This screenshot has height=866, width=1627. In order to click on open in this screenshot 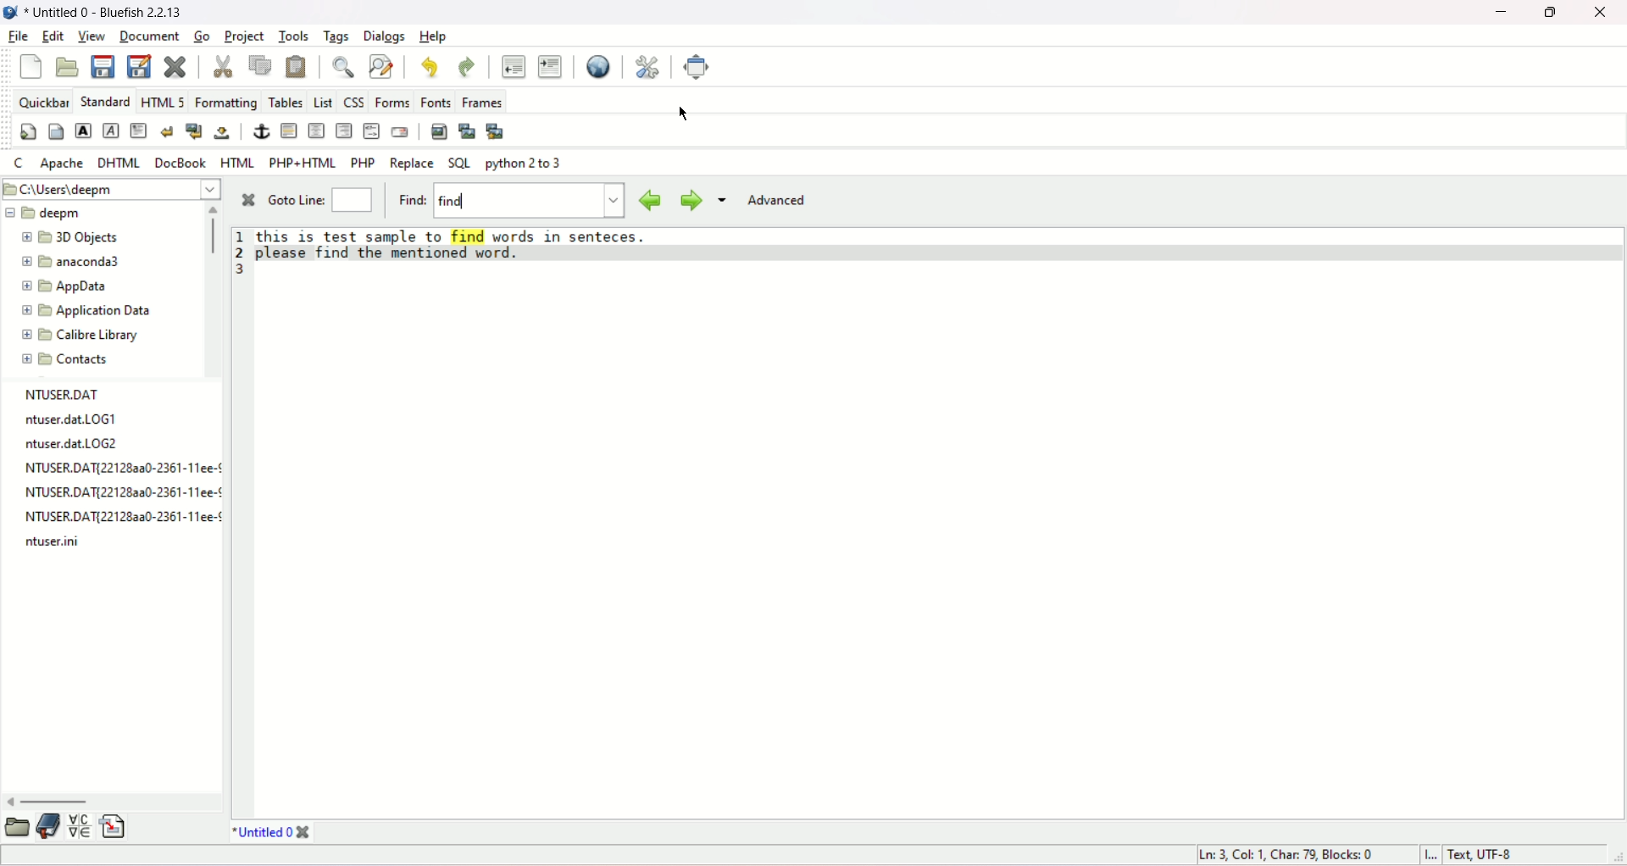, I will do `click(14, 830)`.